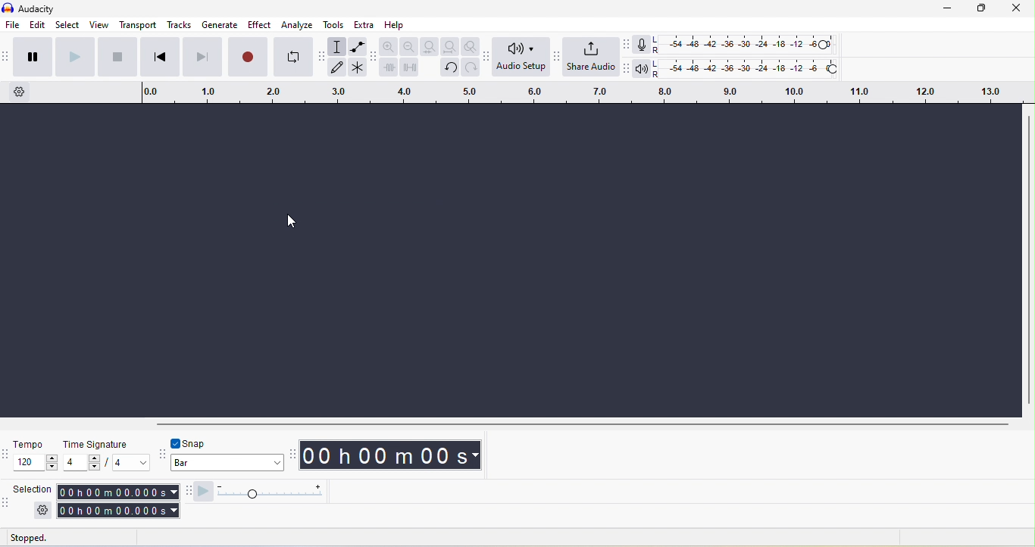  I want to click on share audio, so click(582, 56).